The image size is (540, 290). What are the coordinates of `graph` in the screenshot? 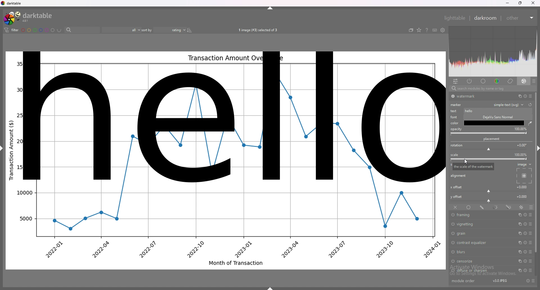 It's located at (225, 226).